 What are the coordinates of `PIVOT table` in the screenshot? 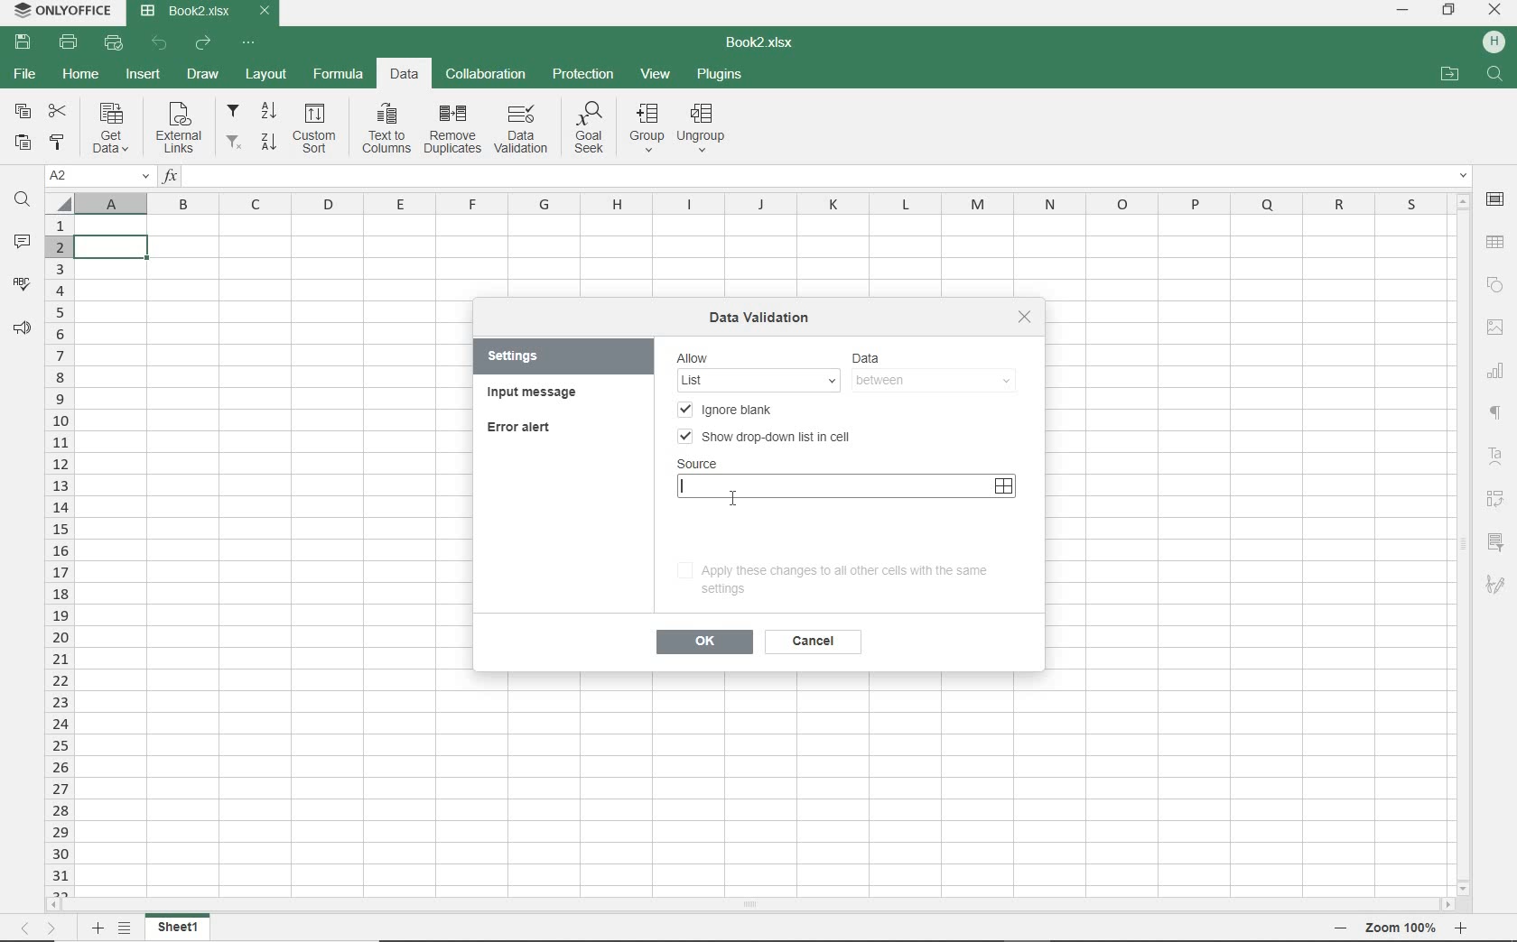 It's located at (1495, 499).